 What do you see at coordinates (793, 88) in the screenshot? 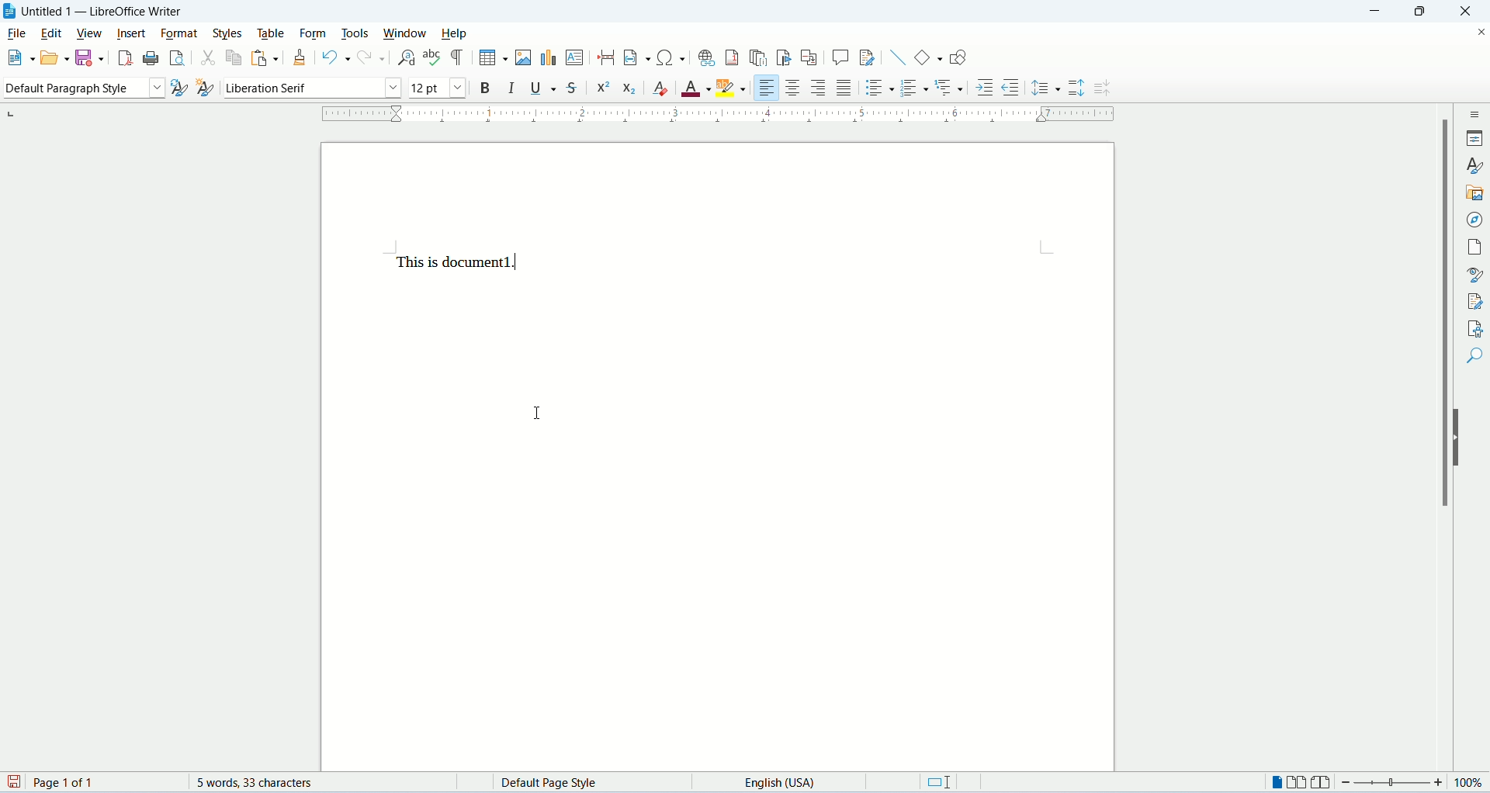
I see `align center` at bounding box center [793, 88].